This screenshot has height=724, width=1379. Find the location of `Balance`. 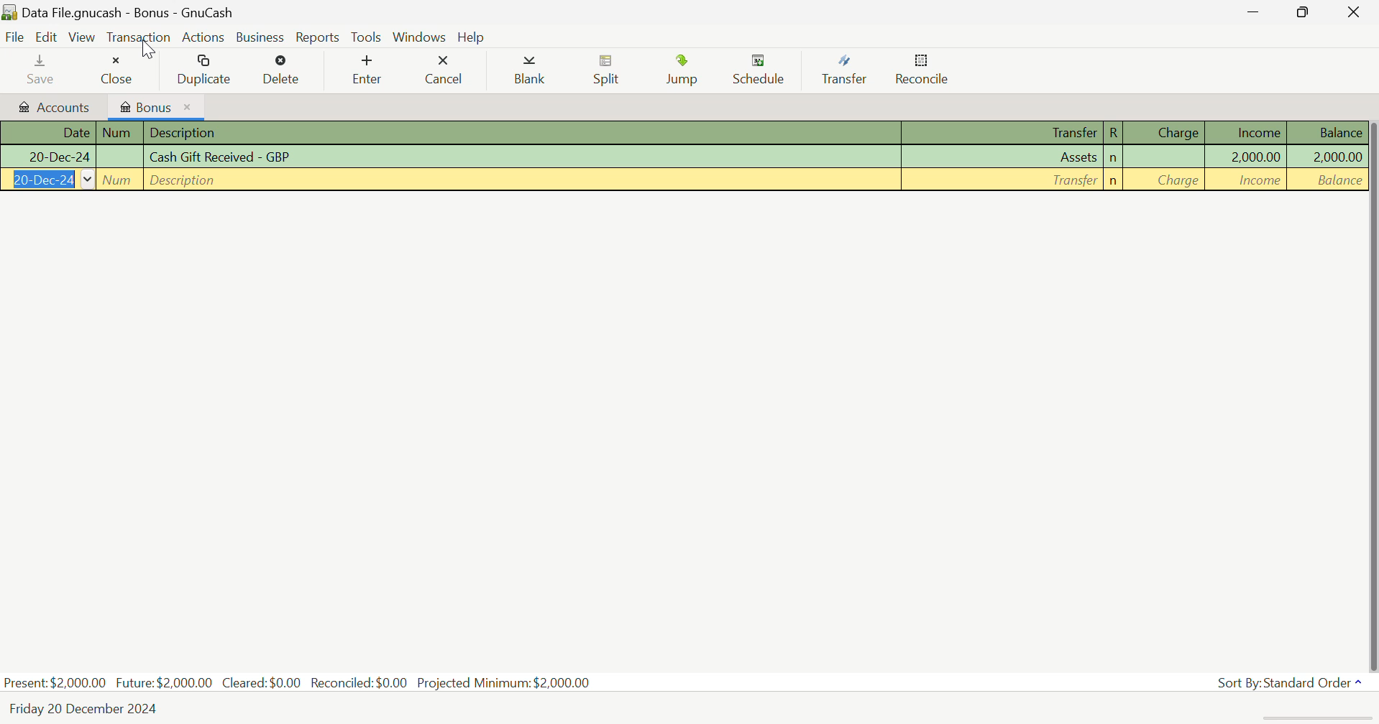

Balance is located at coordinates (1327, 156).